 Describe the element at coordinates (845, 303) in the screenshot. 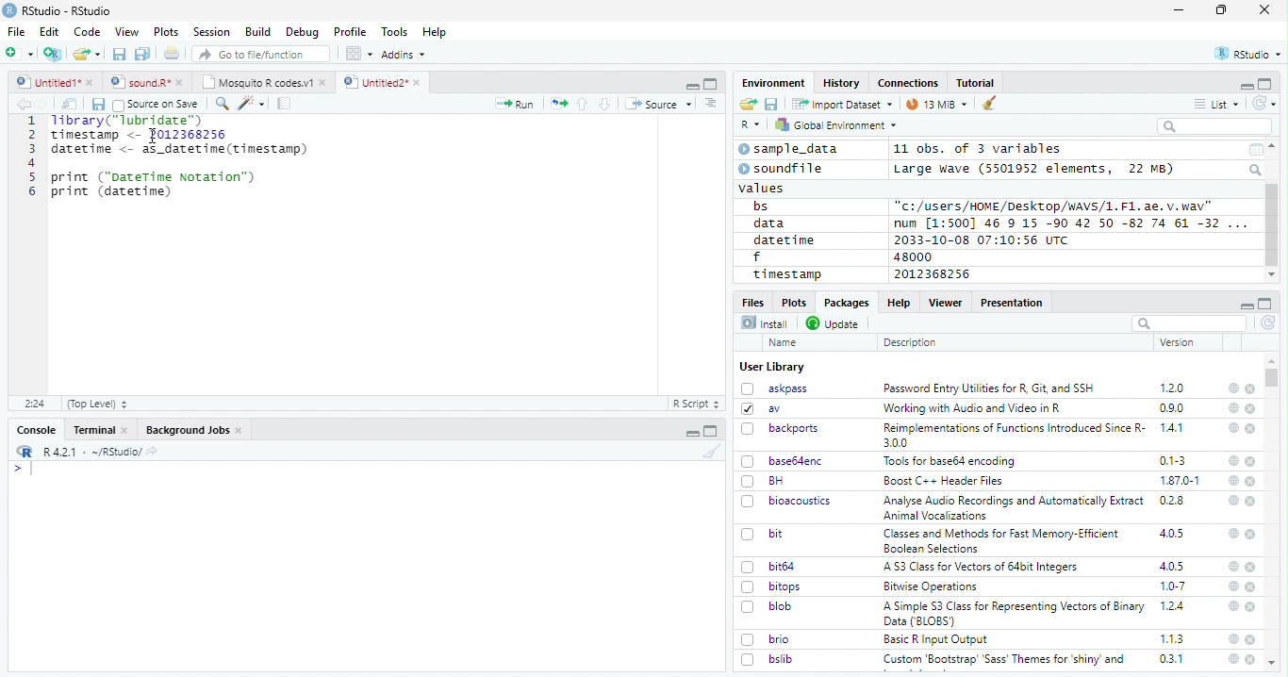

I see `Packages` at that location.